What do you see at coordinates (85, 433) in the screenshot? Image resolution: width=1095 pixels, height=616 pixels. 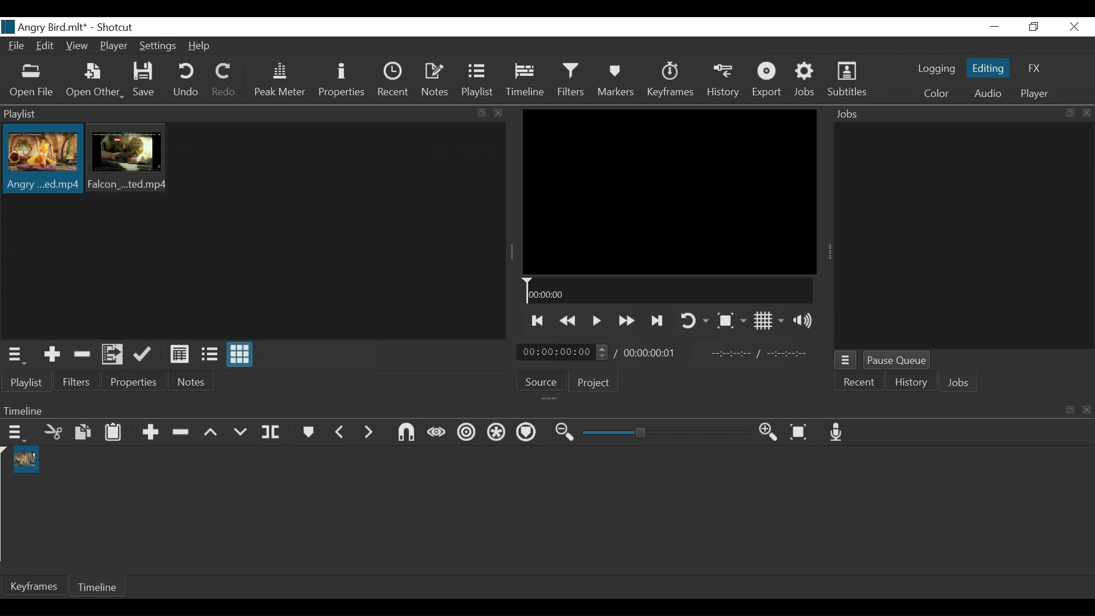 I see `Copy` at bounding box center [85, 433].